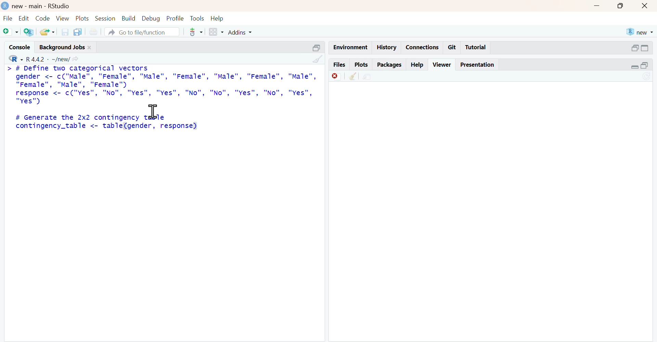 Image resolution: width=657 pixels, height=342 pixels. What do you see at coordinates (316, 48) in the screenshot?
I see `open in separate window` at bounding box center [316, 48].